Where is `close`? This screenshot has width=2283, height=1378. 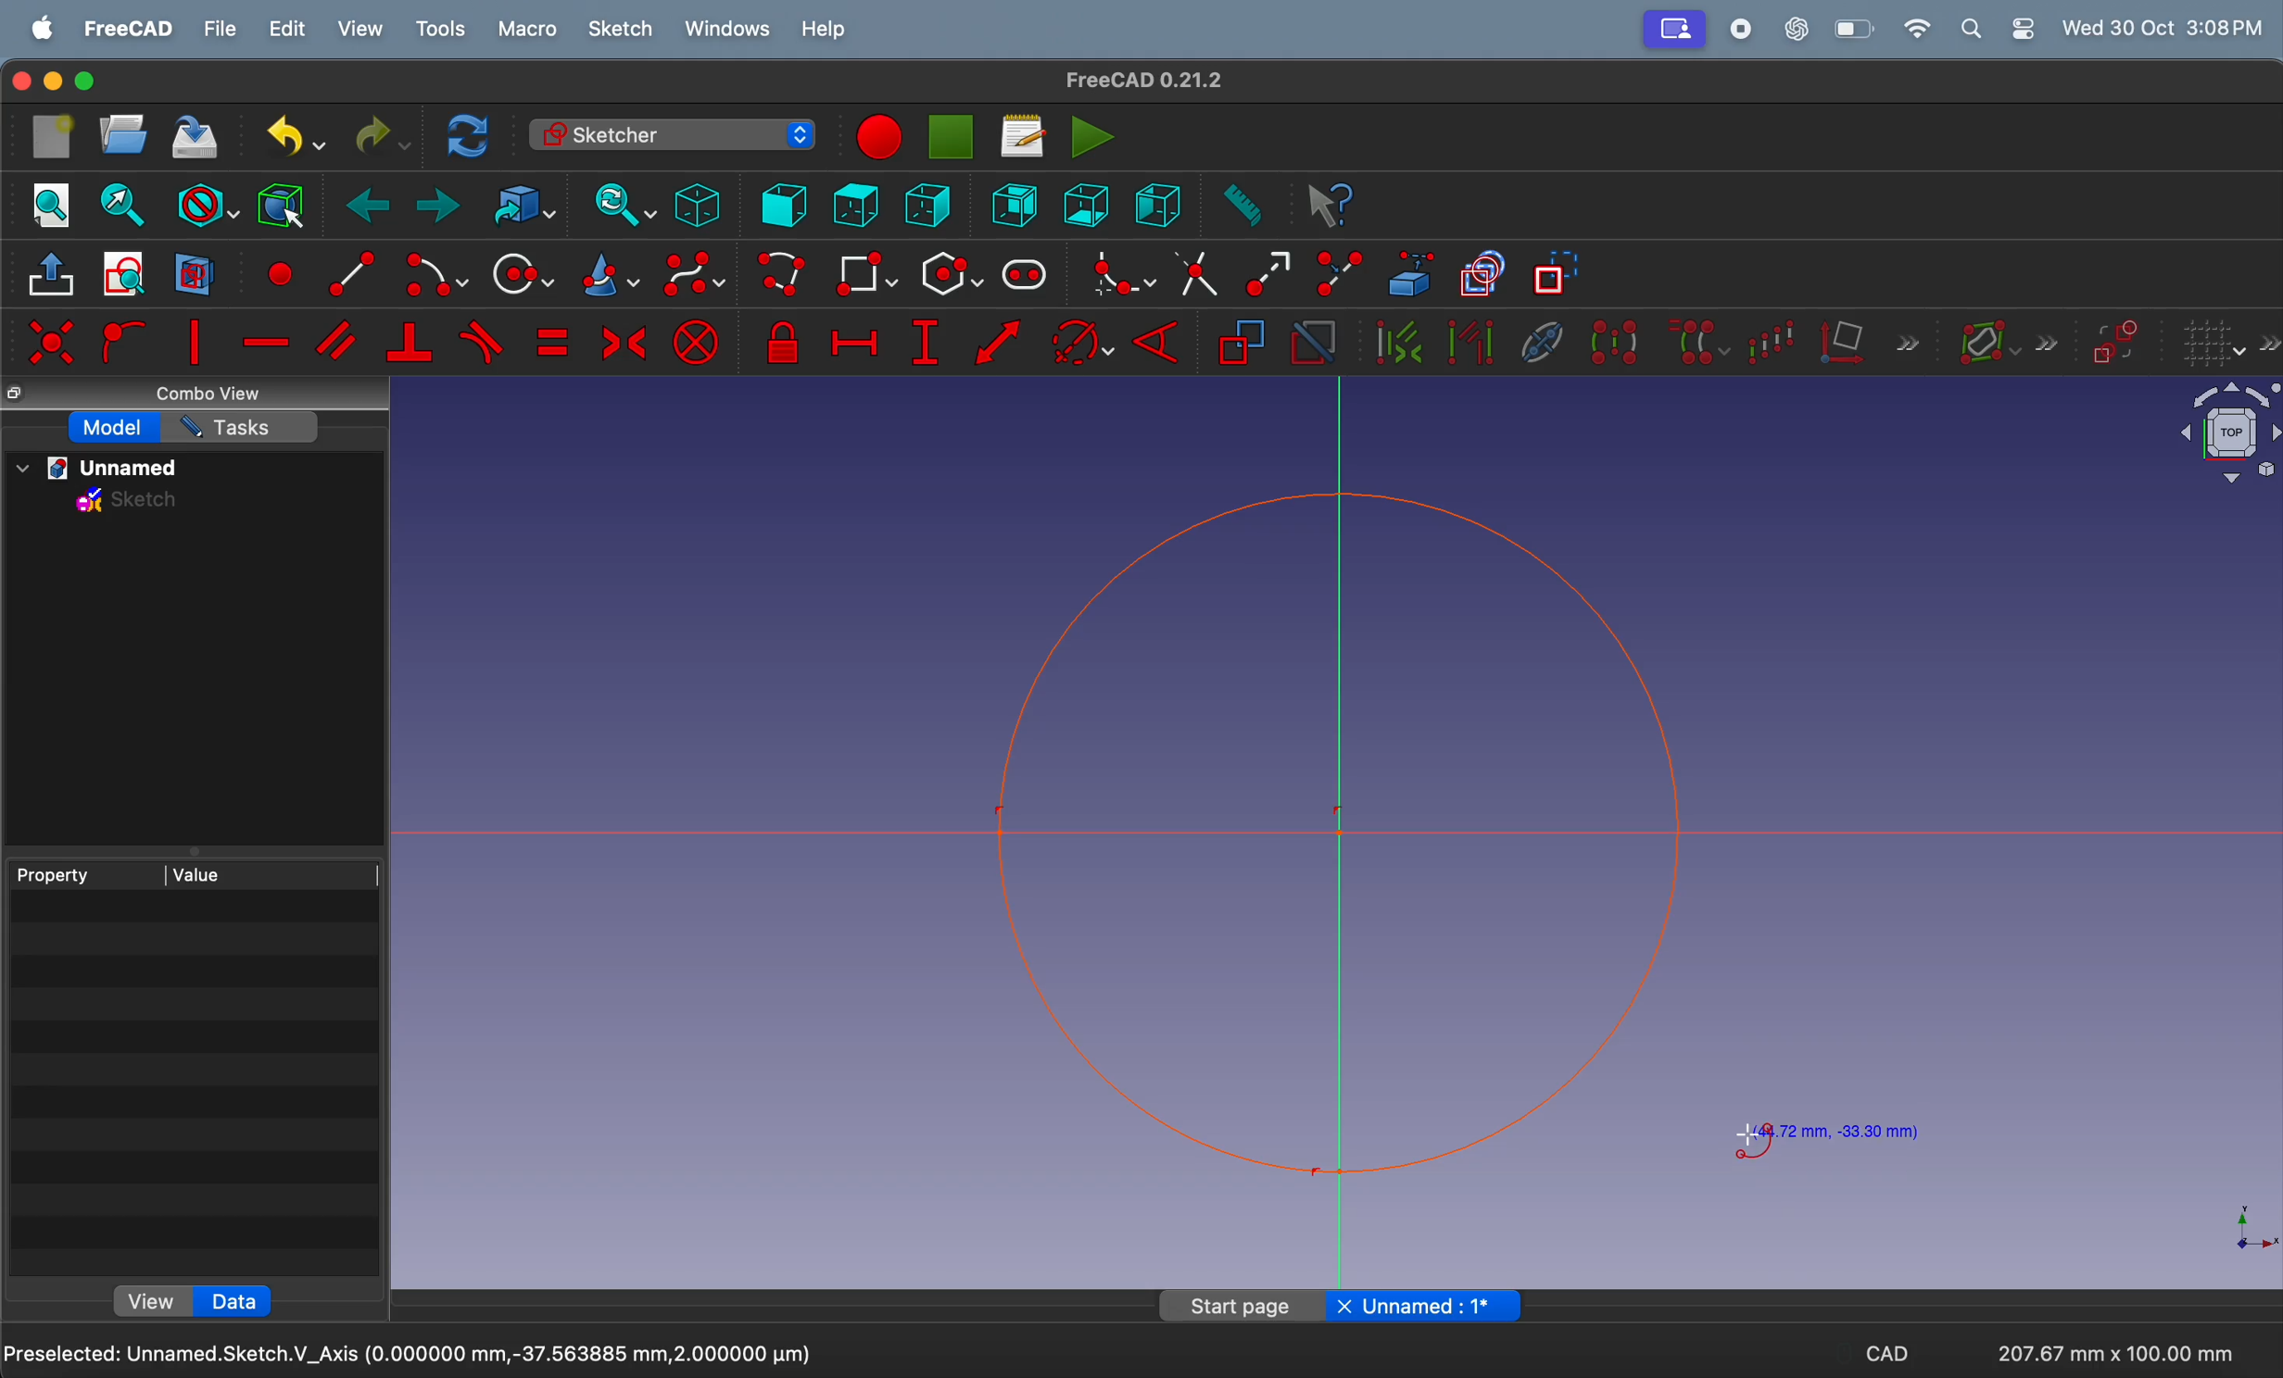 close is located at coordinates (18, 82).